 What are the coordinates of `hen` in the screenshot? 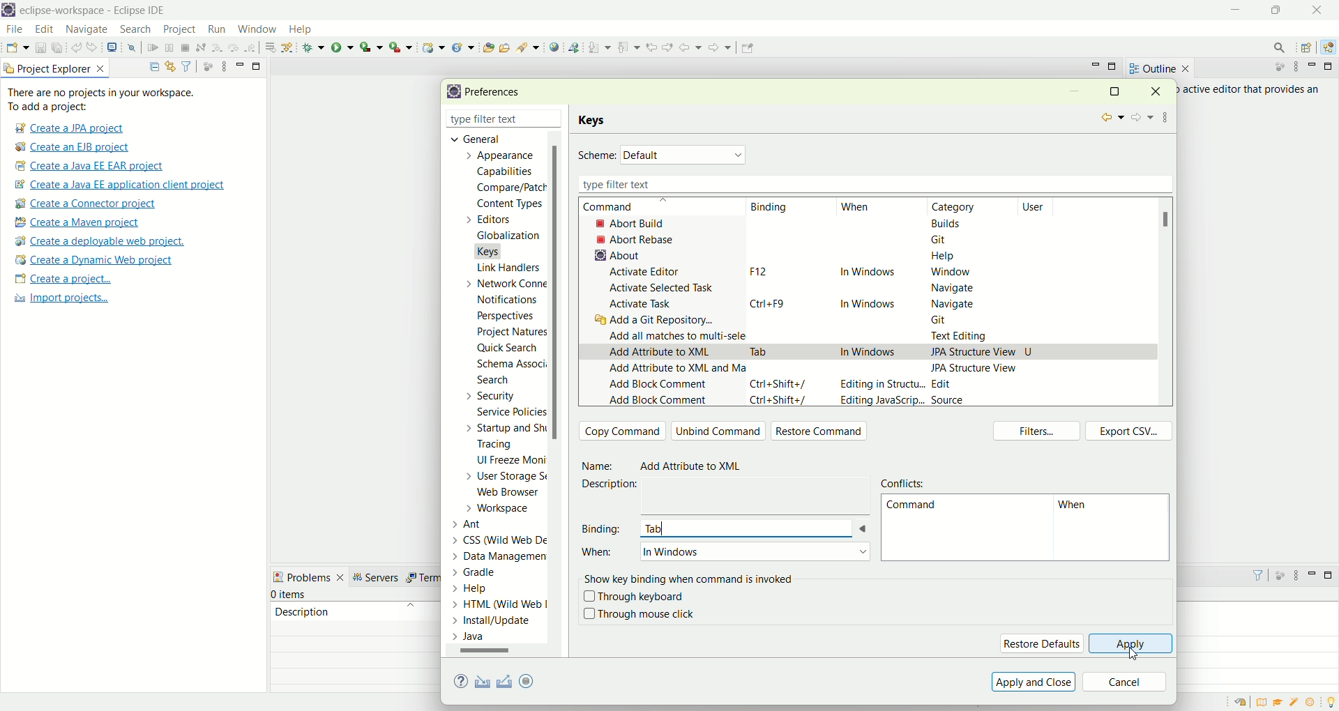 It's located at (1077, 507).